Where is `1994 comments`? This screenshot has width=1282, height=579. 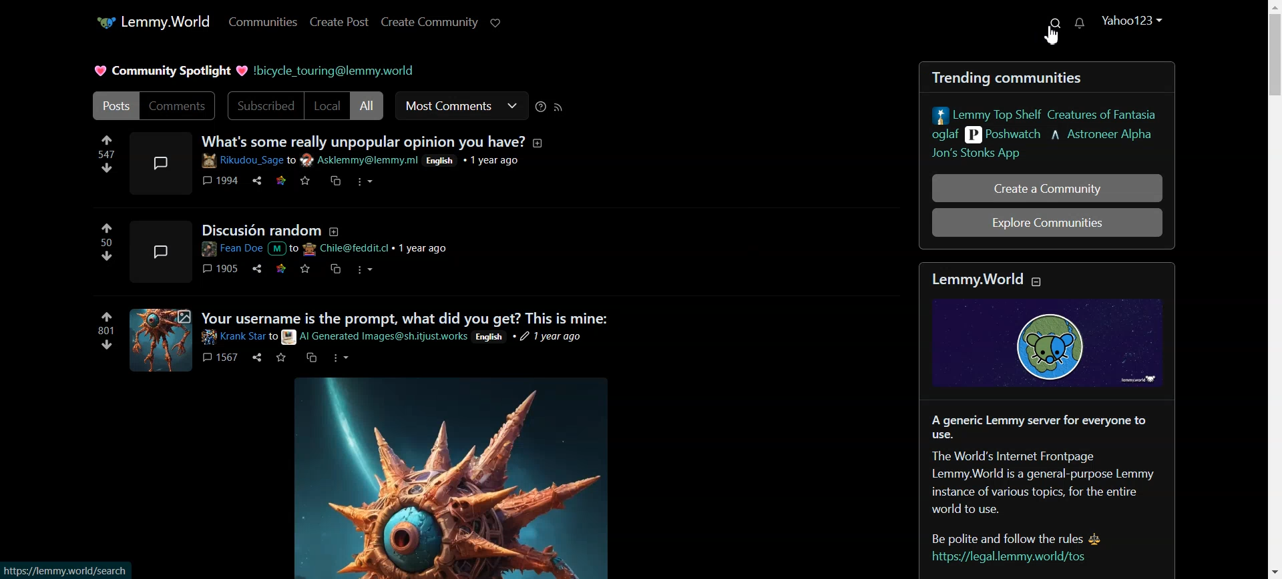 1994 comments is located at coordinates (220, 181).